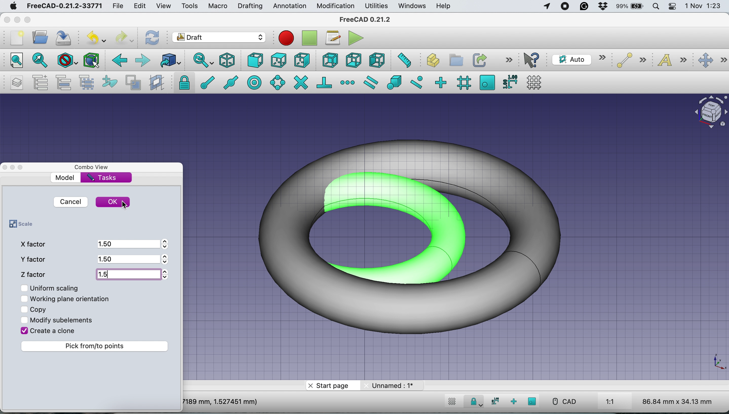  Describe the element at coordinates (678, 401) in the screenshot. I see `86.84 mm x 34.13 mm` at that location.